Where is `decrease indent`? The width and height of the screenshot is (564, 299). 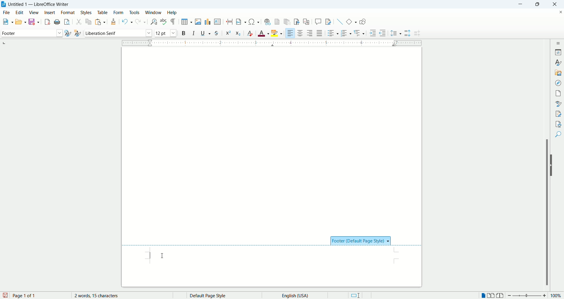 decrease indent is located at coordinates (382, 33).